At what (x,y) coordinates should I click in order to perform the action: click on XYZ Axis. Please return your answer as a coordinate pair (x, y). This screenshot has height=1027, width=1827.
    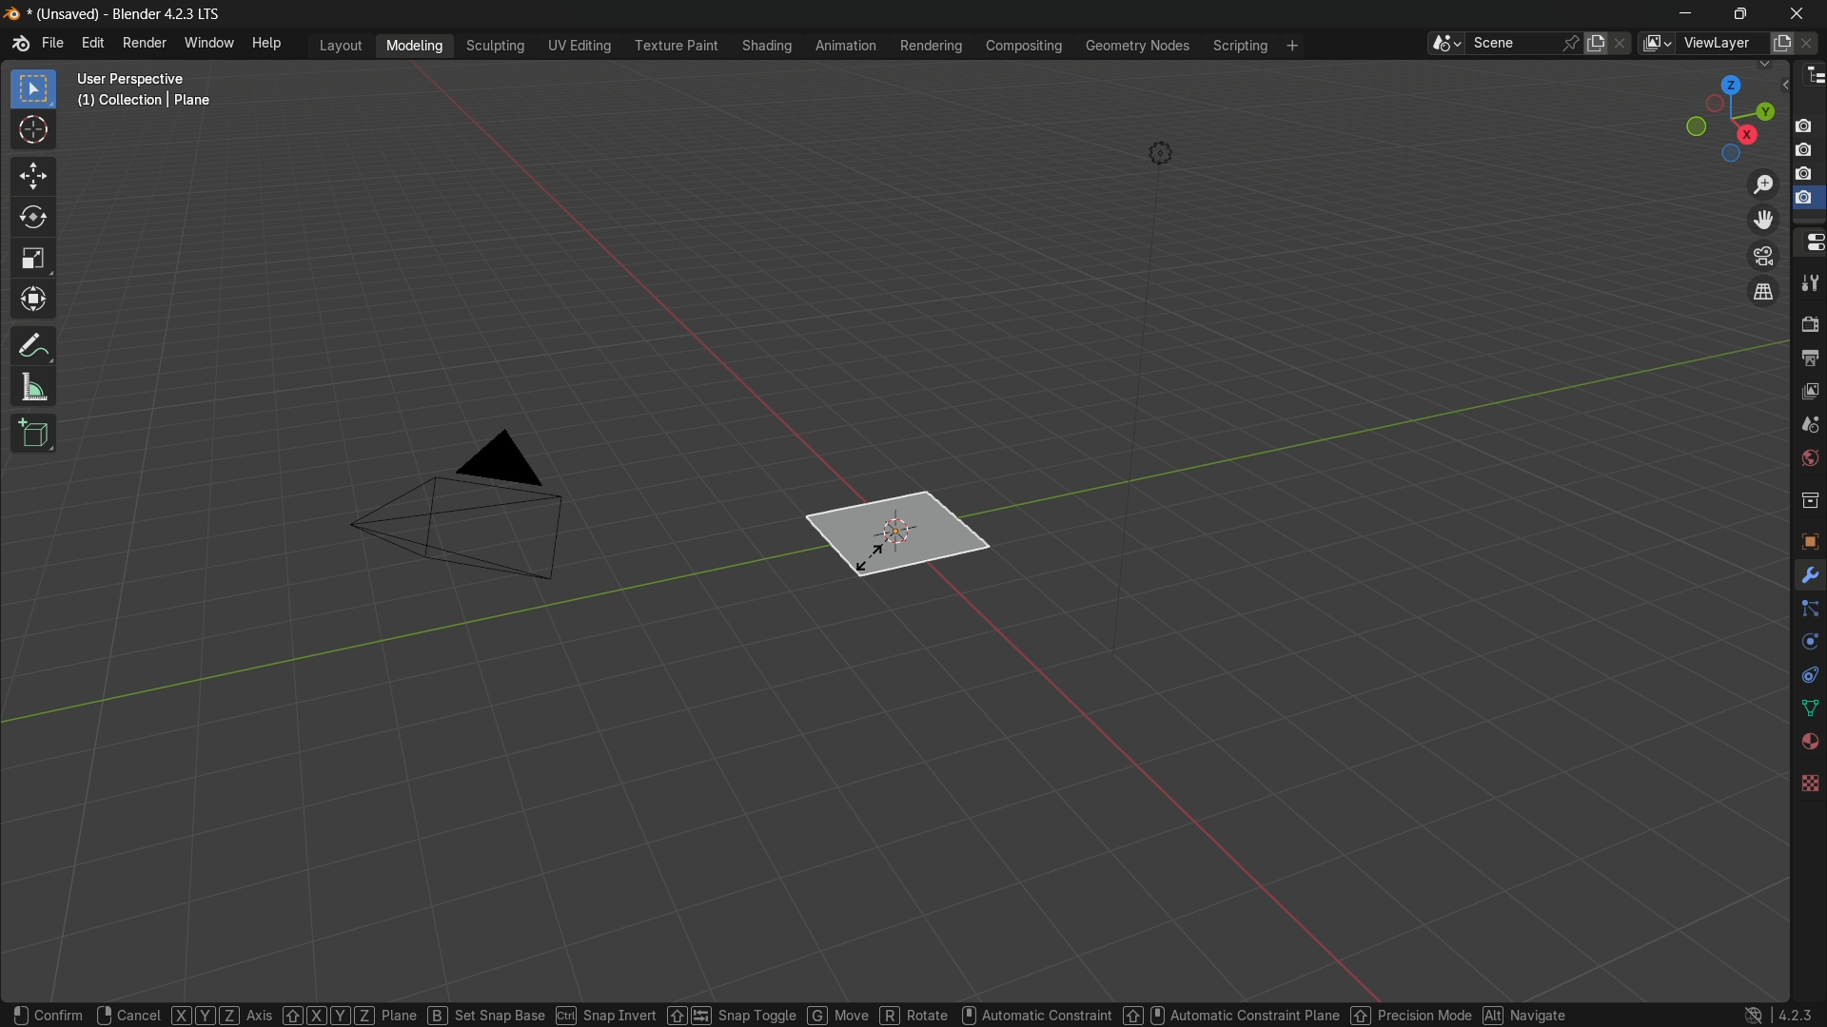
    Looking at the image, I should click on (220, 1009).